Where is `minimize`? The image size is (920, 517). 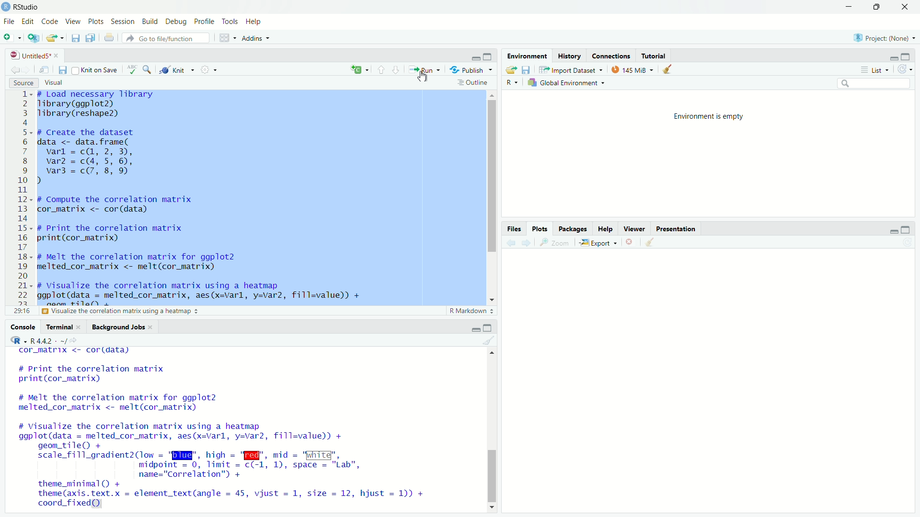
minimize is located at coordinates (849, 7).